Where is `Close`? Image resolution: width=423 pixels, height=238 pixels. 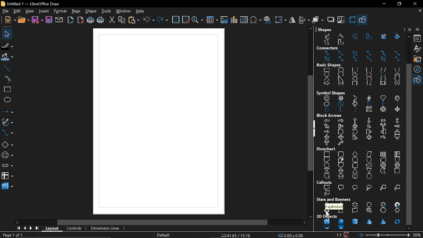
Close is located at coordinates (404, 29).